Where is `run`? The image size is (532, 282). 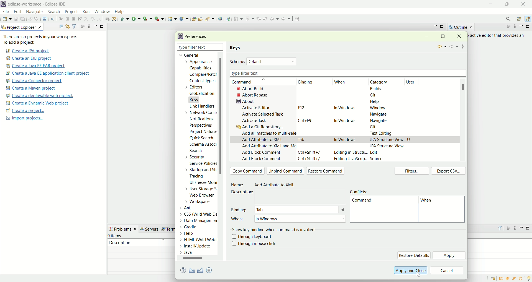
run is located at coordinates (85, 11).